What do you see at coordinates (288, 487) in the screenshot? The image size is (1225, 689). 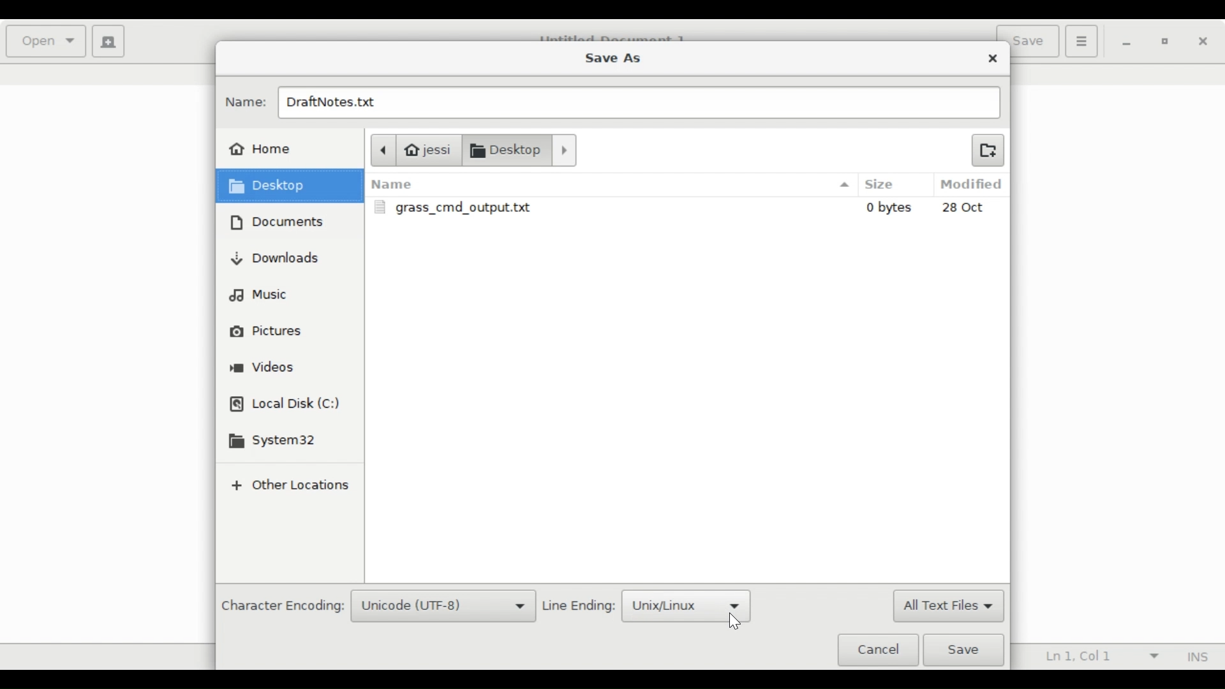 I see `Other locations` at bounding box center [288, 487].